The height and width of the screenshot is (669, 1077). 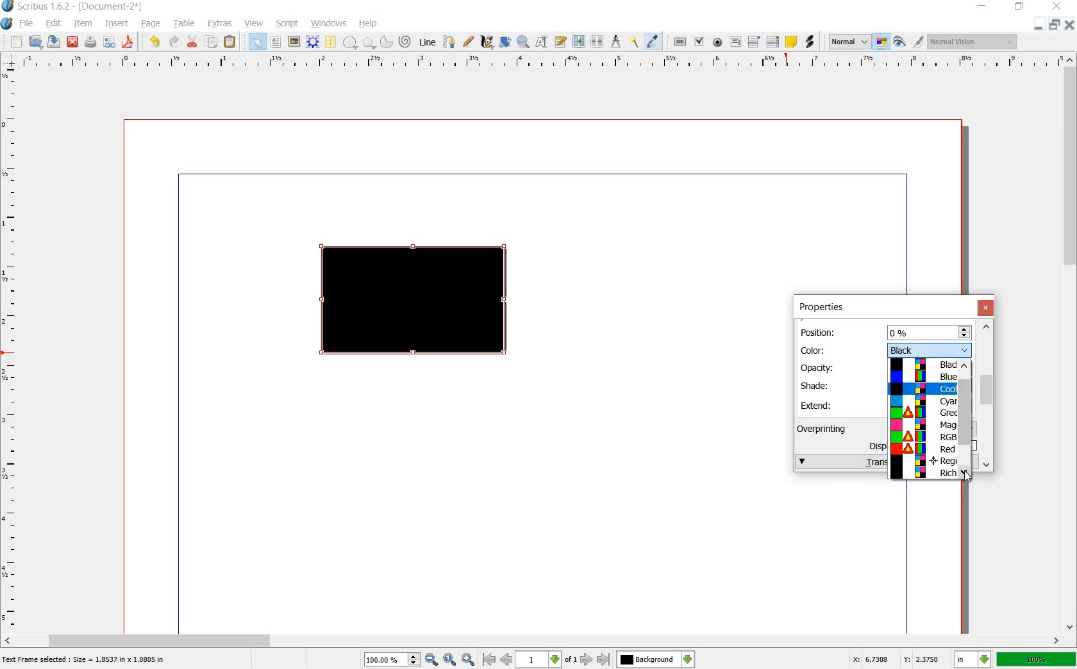 What do you see at coordinates (487, 41) in the screenshot?
I see `calligraphic line` at bounding box center [487, 41].